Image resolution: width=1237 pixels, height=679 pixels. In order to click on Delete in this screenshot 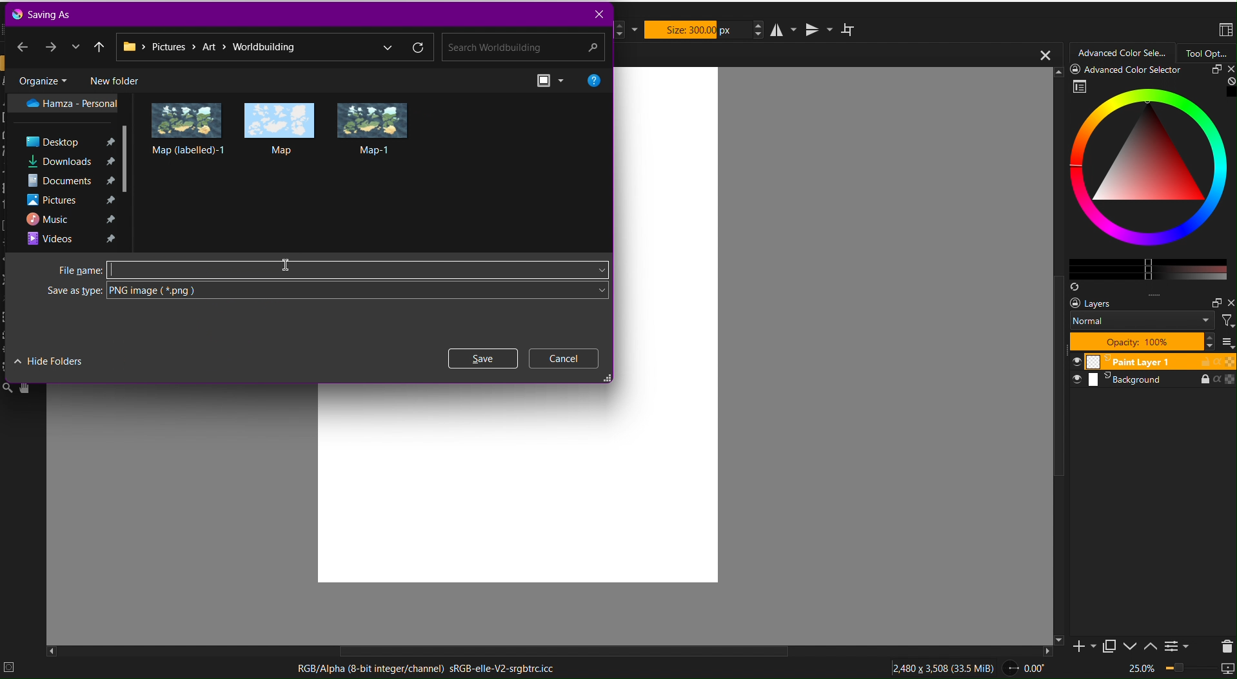, I will do `click(1224, 645)`.